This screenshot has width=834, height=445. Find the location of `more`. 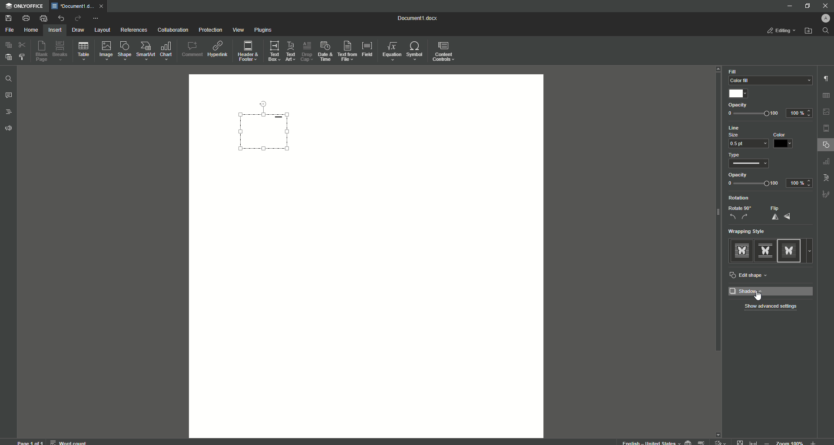

more is located at coordinates (812, 251).